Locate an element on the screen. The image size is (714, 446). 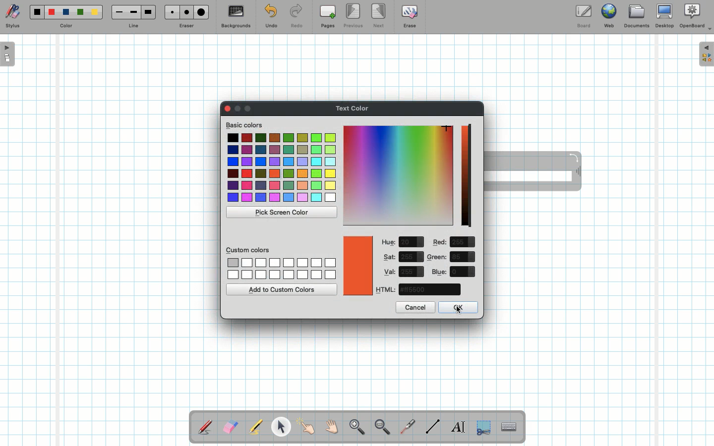
Red is located at coordinates (52, 12).